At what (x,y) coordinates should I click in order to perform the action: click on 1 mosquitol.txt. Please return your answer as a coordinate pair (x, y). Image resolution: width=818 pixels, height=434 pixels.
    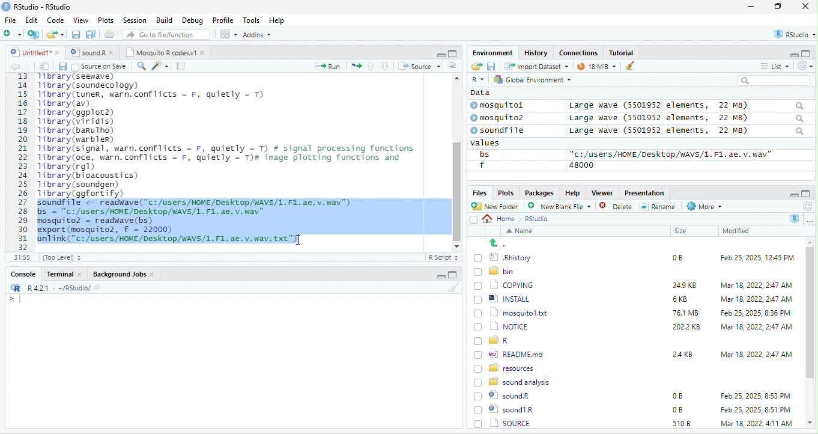
    Looking at the image, I should click on (507, 312).